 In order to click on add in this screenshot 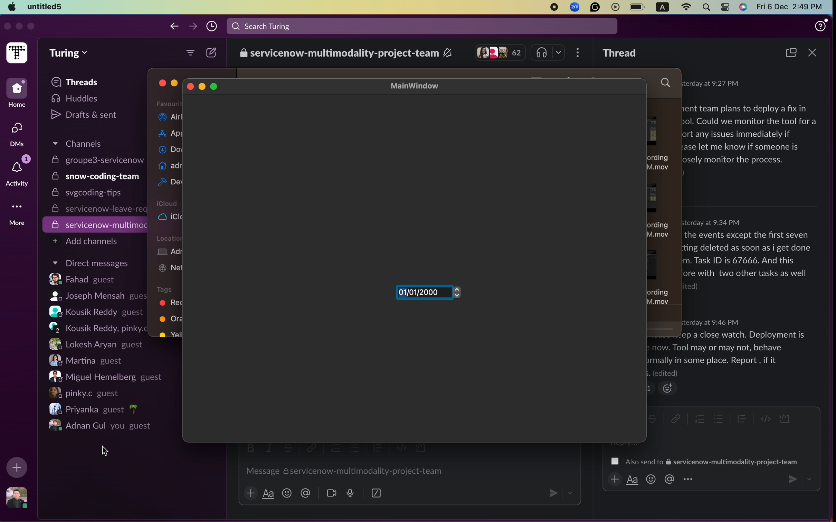, I will do `click(250, 493)`.